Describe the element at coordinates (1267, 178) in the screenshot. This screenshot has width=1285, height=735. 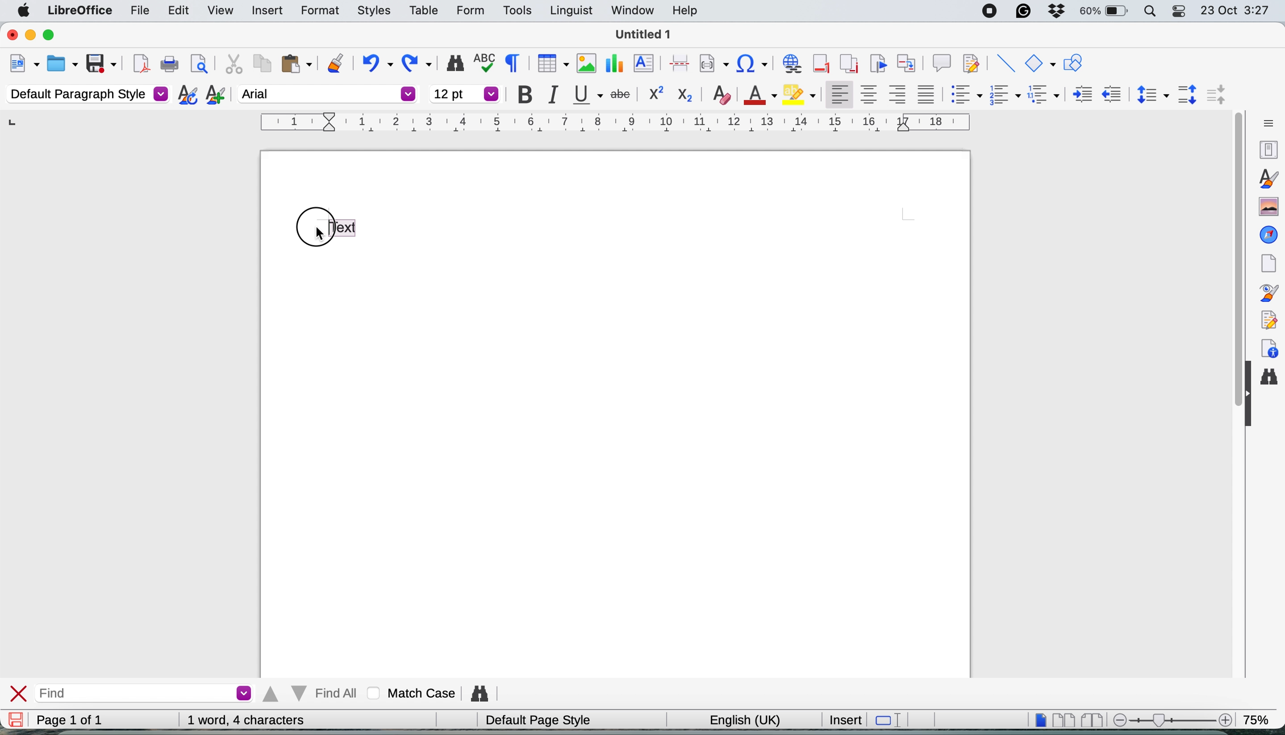
I see `styles` at that location.